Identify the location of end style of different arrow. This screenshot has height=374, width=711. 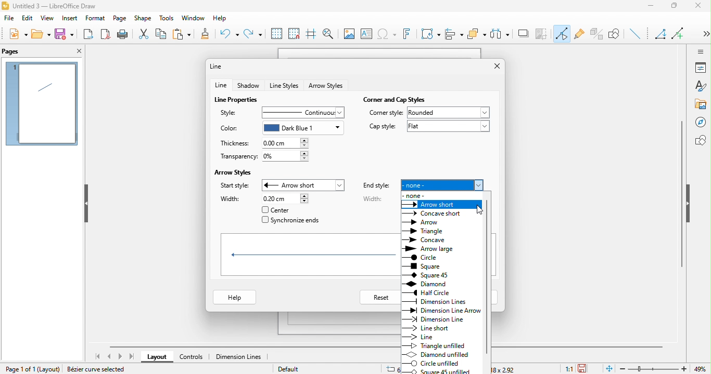
(442, 291).